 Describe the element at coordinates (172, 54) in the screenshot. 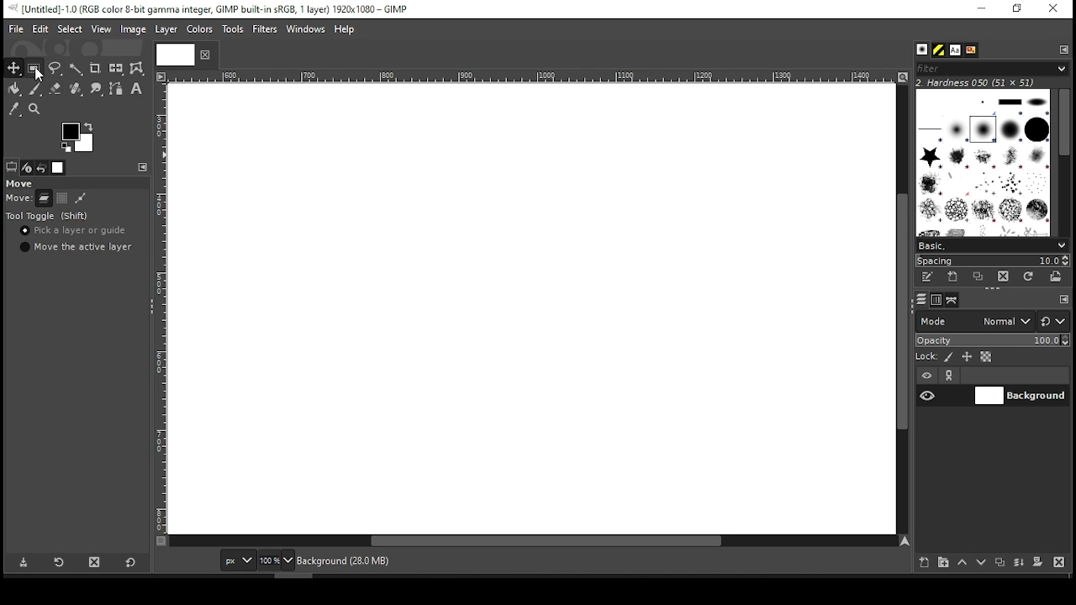

I see `` at that location.